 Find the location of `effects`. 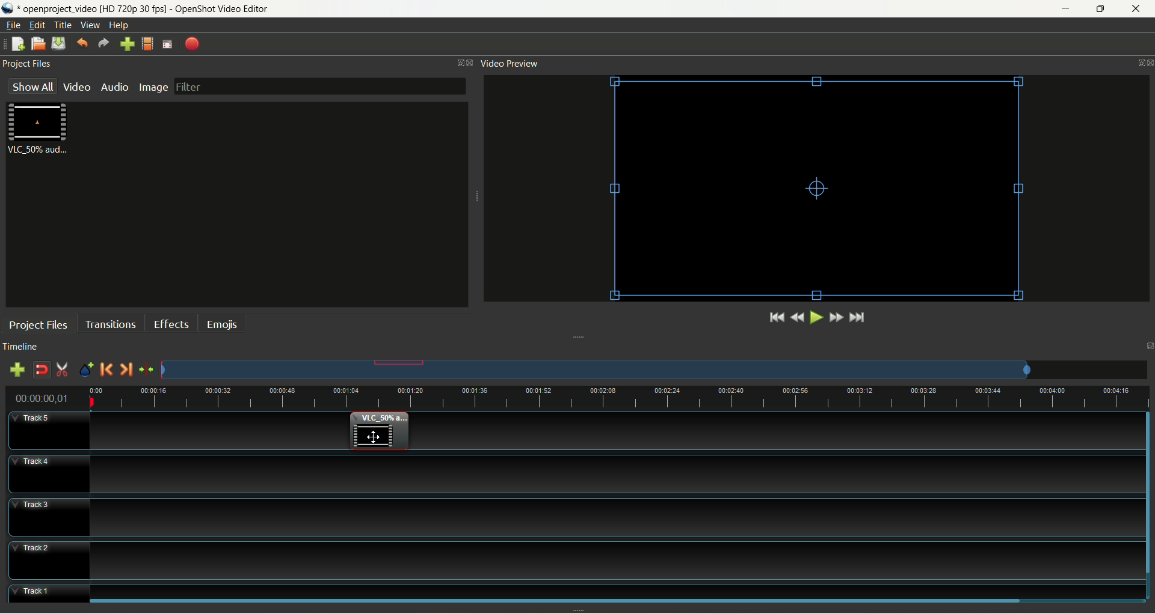

effects is located at coordinates (171, 323).